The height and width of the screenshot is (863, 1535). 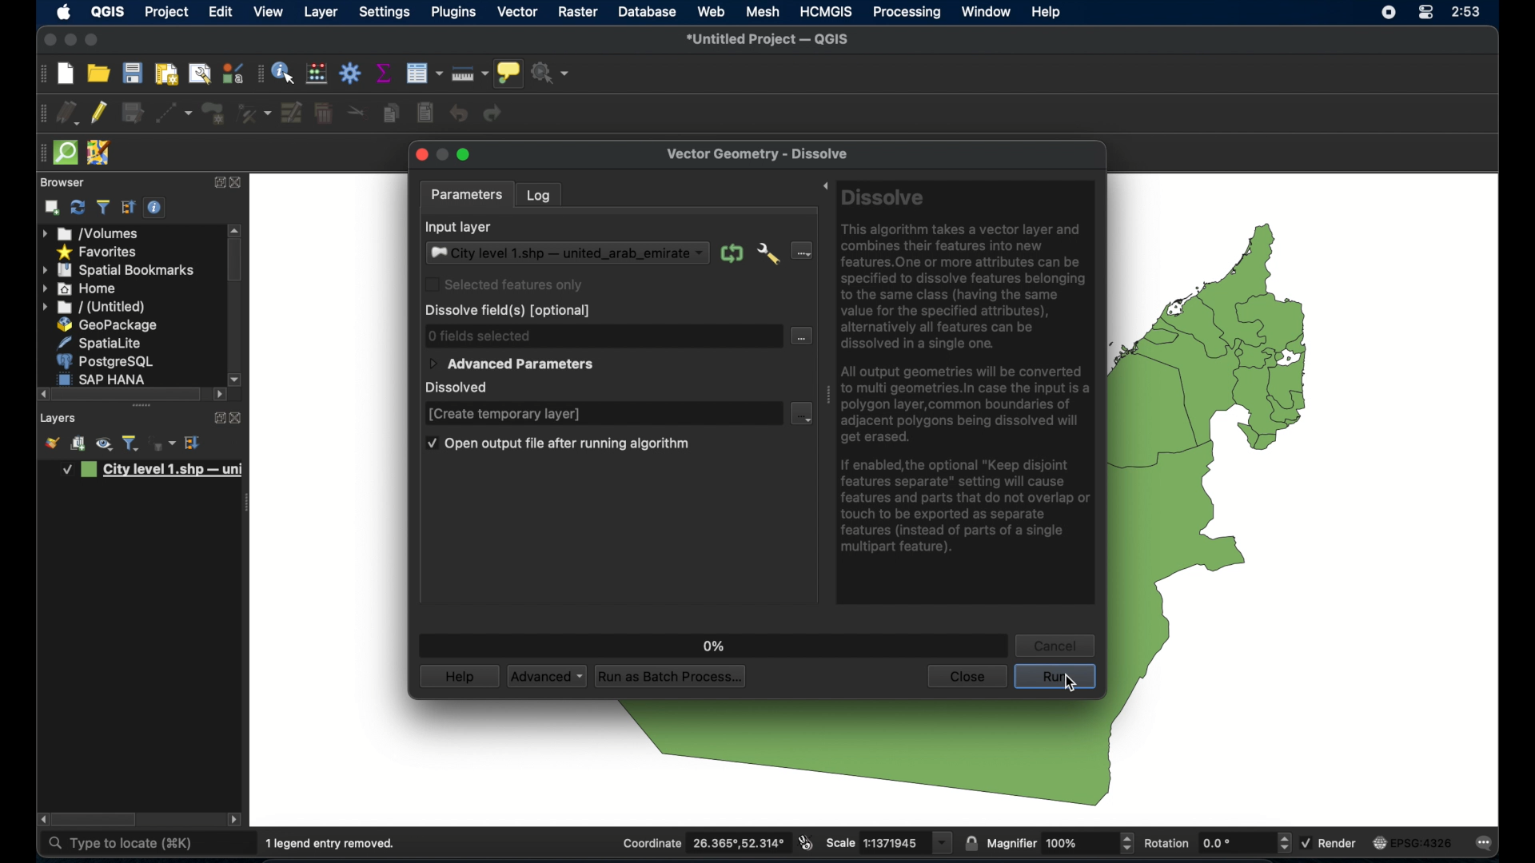 What do you see at coordinates (108, 324) in the screenshot?
I see `geopackage` at bounding box center [108, 324].